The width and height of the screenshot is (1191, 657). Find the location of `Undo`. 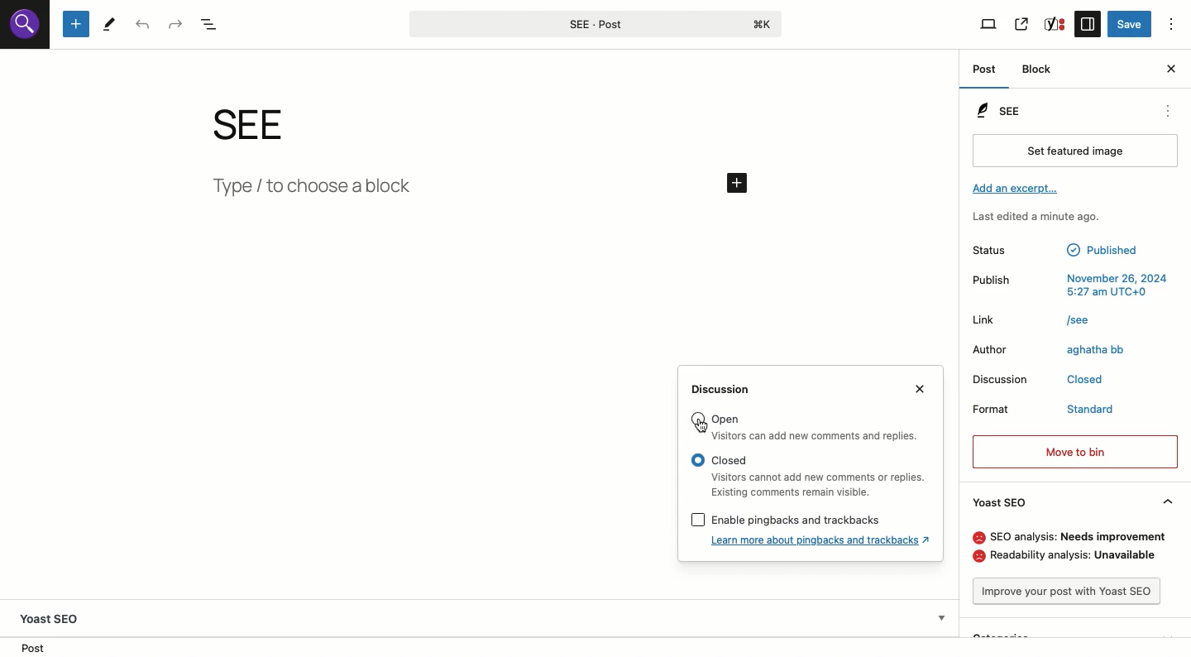

Undo is located at coordinates (144, 25).